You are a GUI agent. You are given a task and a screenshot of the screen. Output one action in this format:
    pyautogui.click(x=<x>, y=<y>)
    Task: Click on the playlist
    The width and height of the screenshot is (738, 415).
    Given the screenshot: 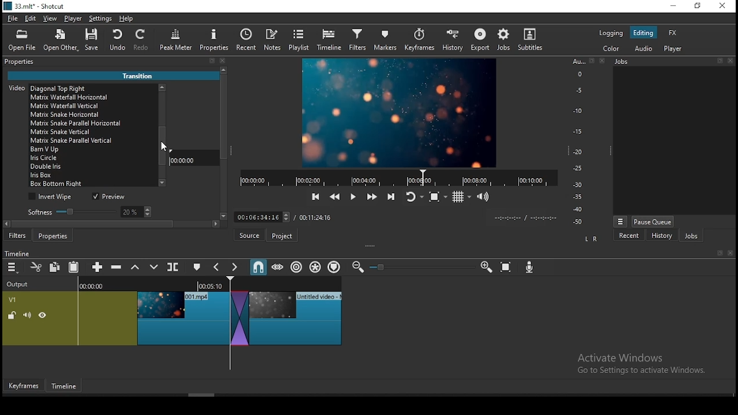 What is the action you would take?
    pyautogui.click(x=300, y=40)
    